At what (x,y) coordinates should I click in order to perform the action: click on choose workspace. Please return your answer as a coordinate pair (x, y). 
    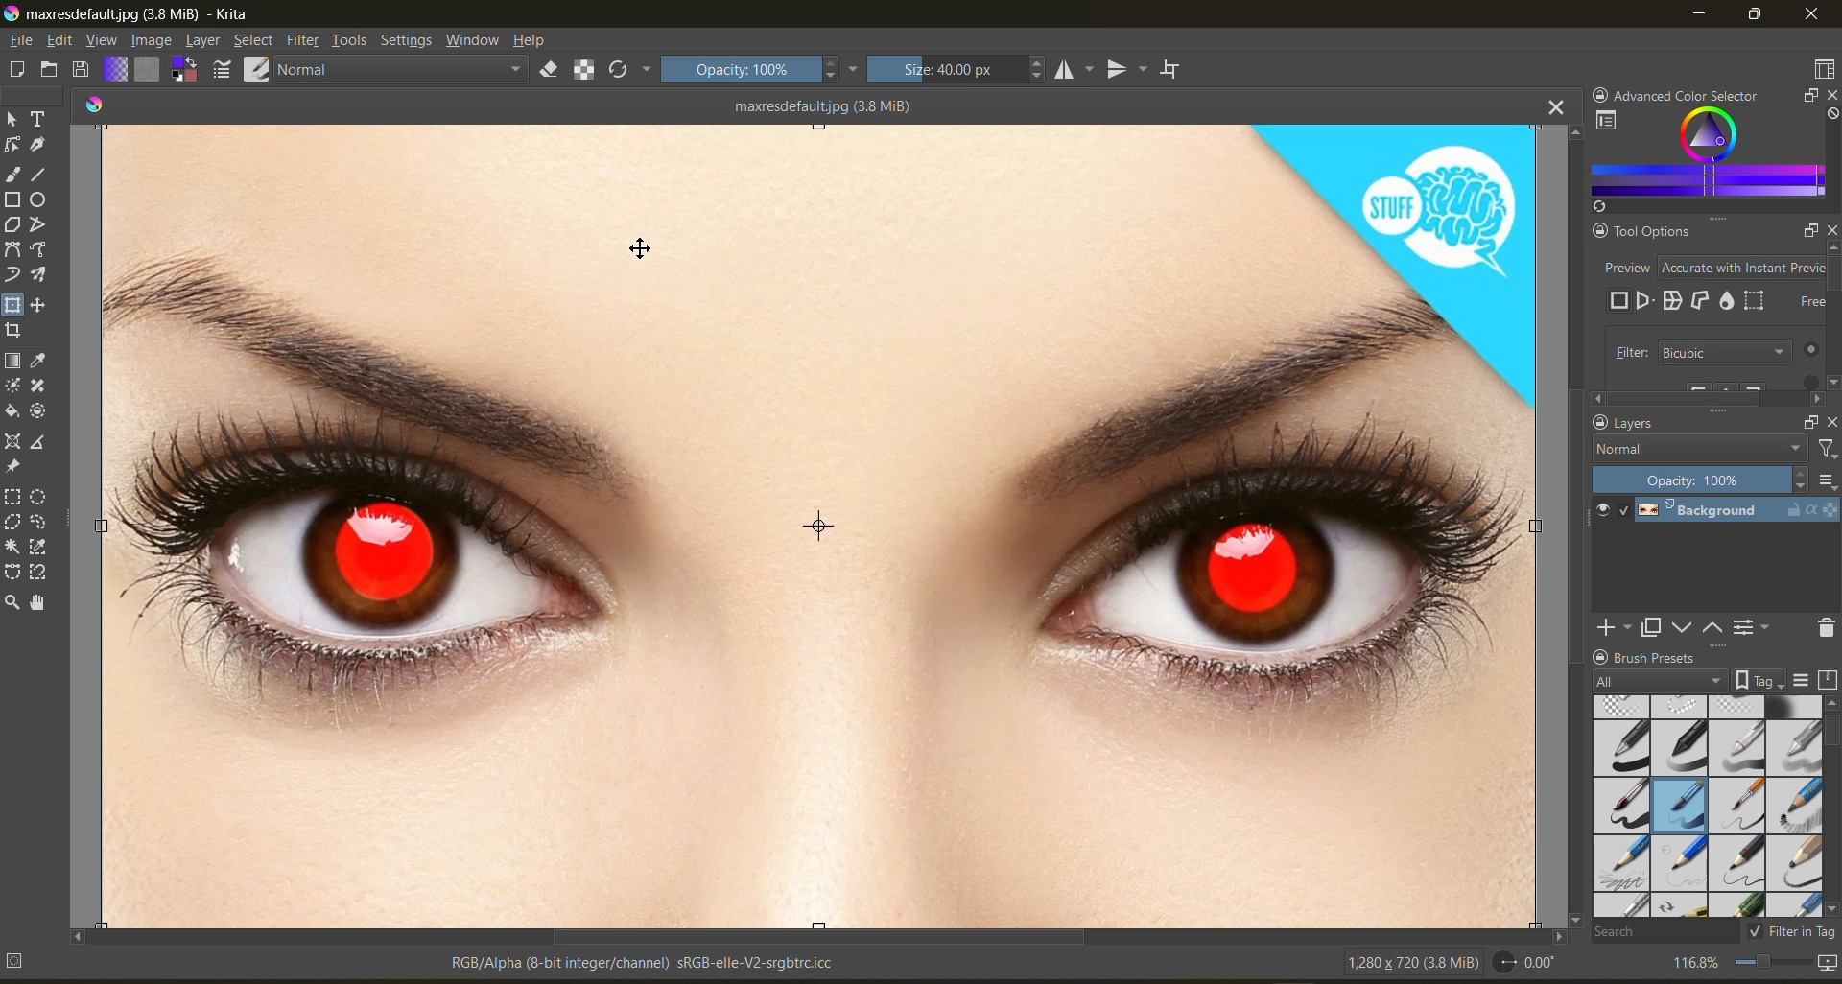
    Looking at the image, I should click on (1823, 70).